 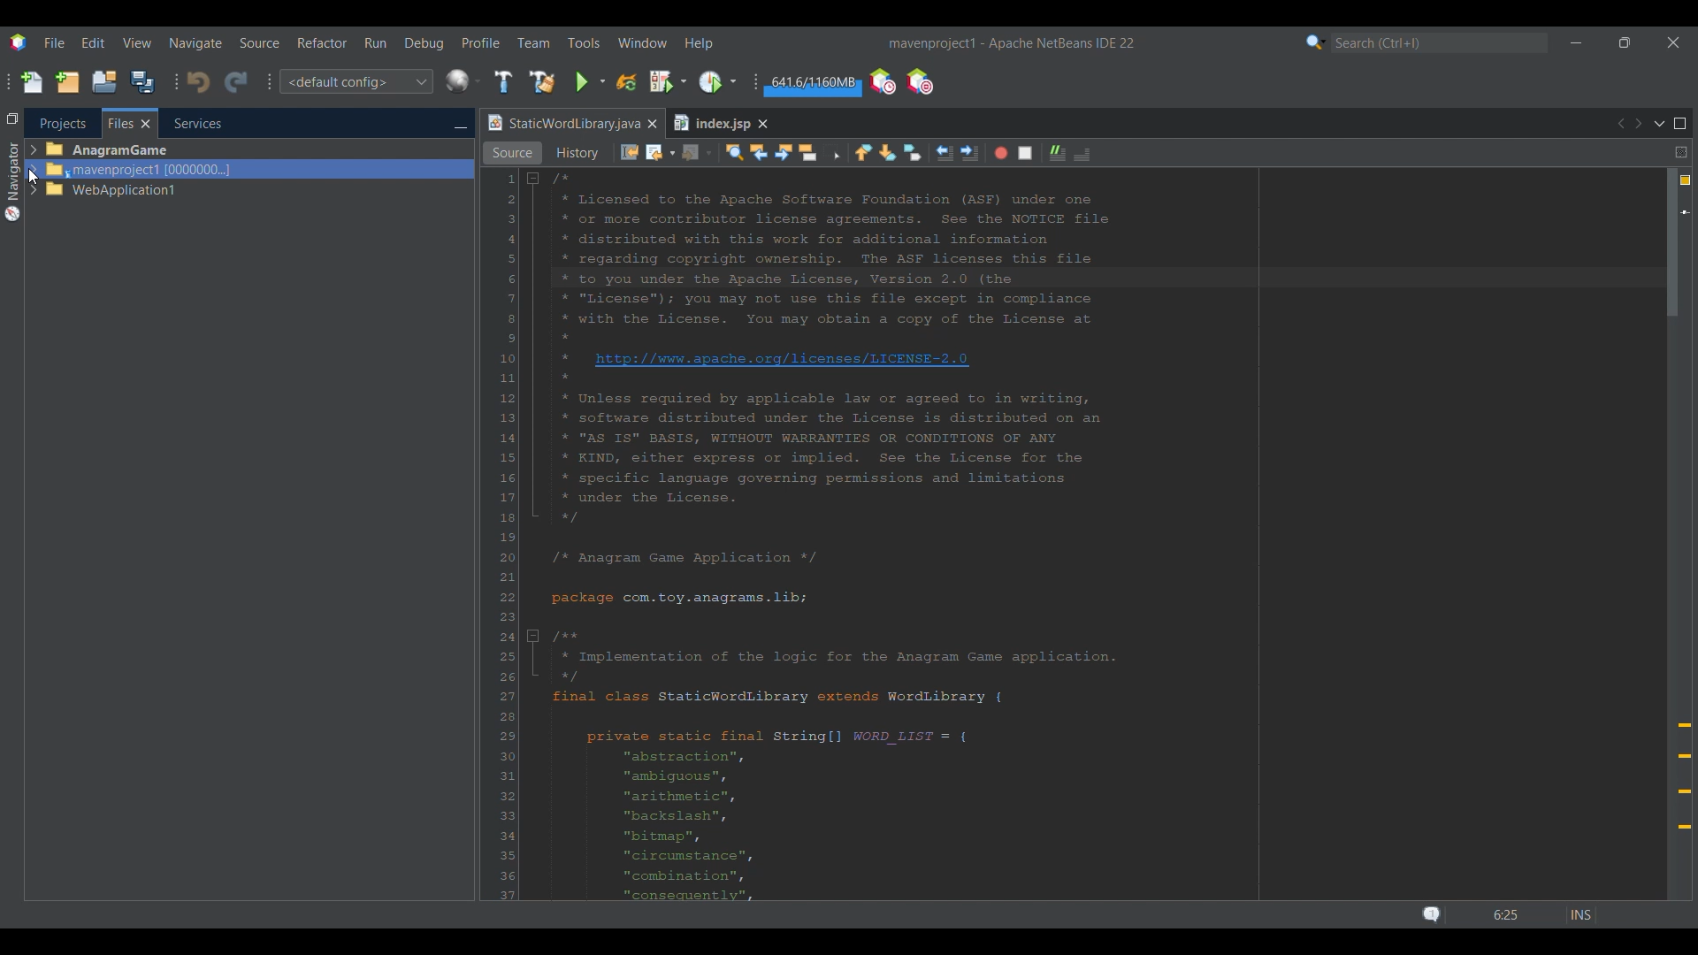 What do you see at coordinates (759, 152) in the screenshot?
I see `Find previous occurrence` at bounding box center [759, 152].